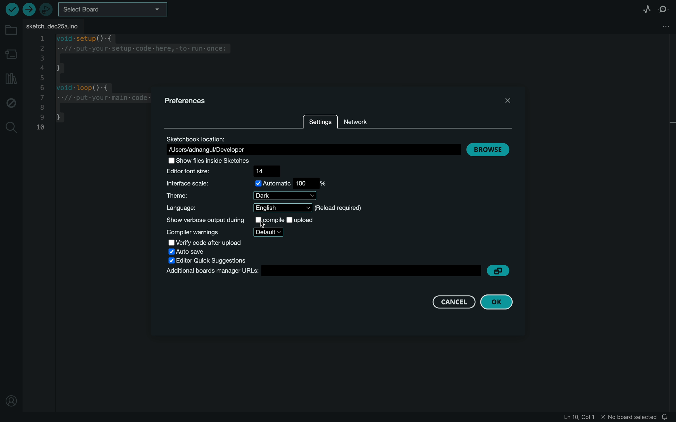  What do you see at coordinates (655, 25) in the screenshot?
I see `file  setting` at bounding box center [655, 25].